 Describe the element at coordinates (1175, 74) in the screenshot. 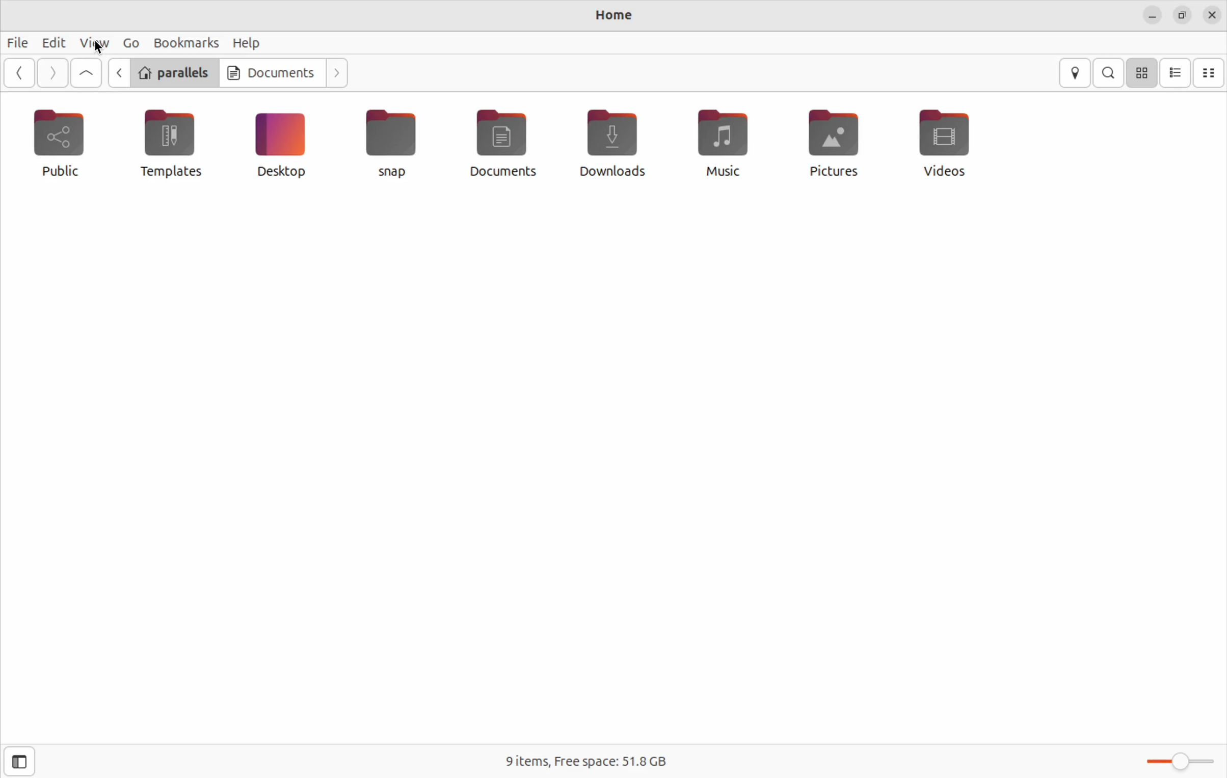

I see `list view` at that location.